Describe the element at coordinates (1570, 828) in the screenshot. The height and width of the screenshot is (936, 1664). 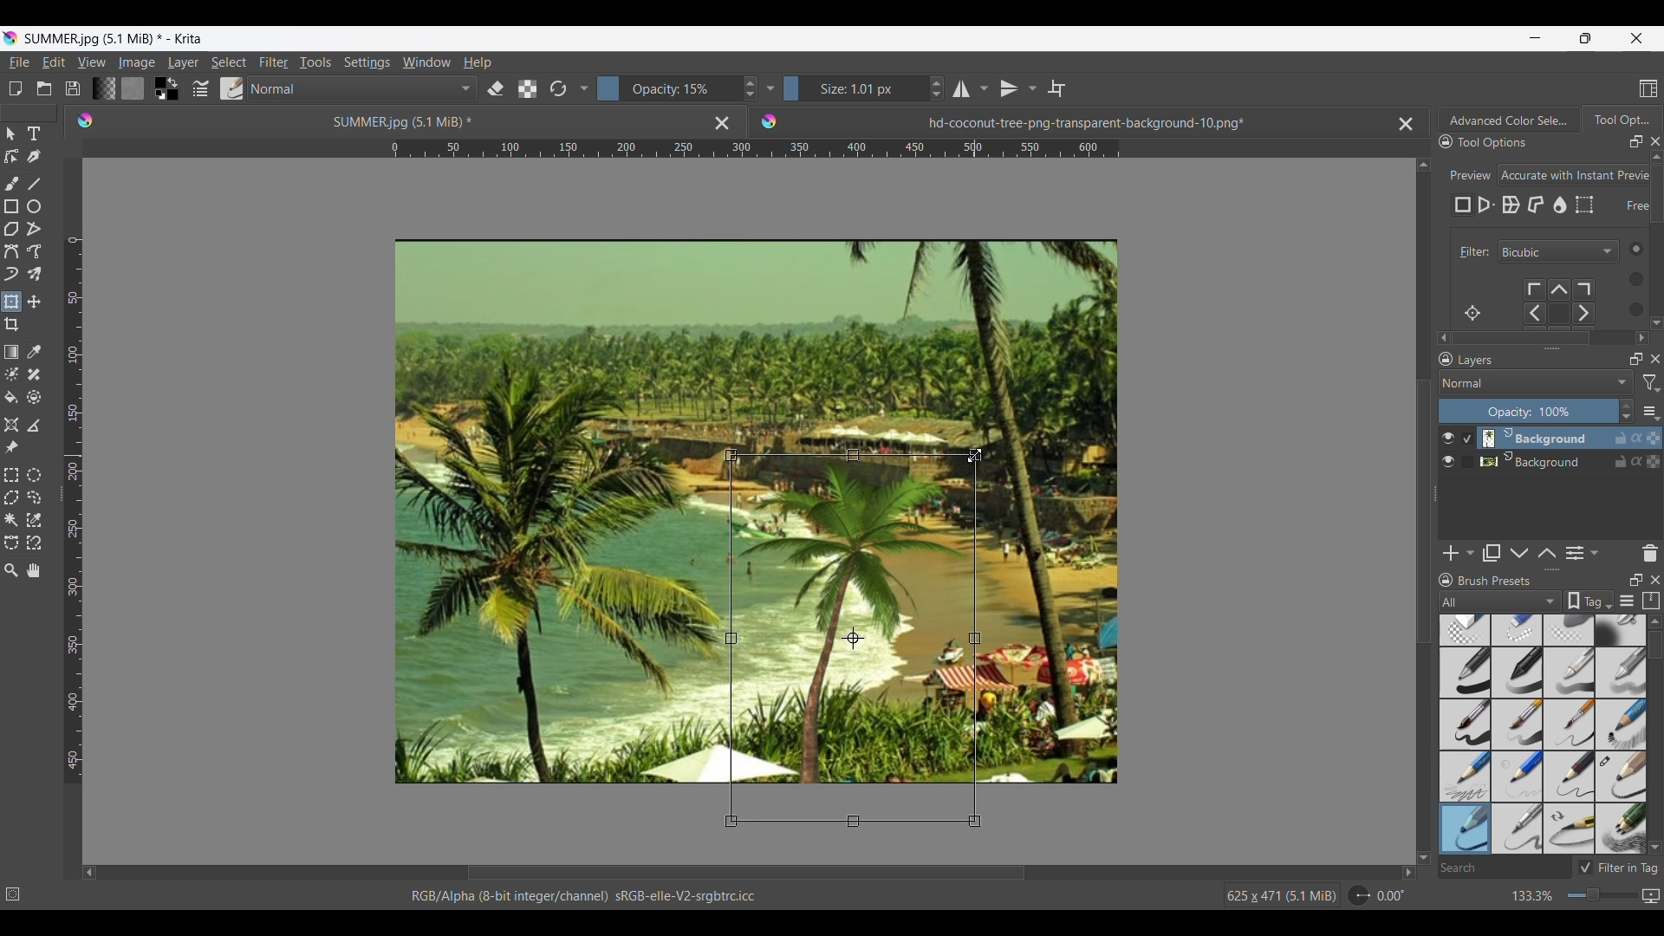
I see `pencil 6 - quick shade` at that location.